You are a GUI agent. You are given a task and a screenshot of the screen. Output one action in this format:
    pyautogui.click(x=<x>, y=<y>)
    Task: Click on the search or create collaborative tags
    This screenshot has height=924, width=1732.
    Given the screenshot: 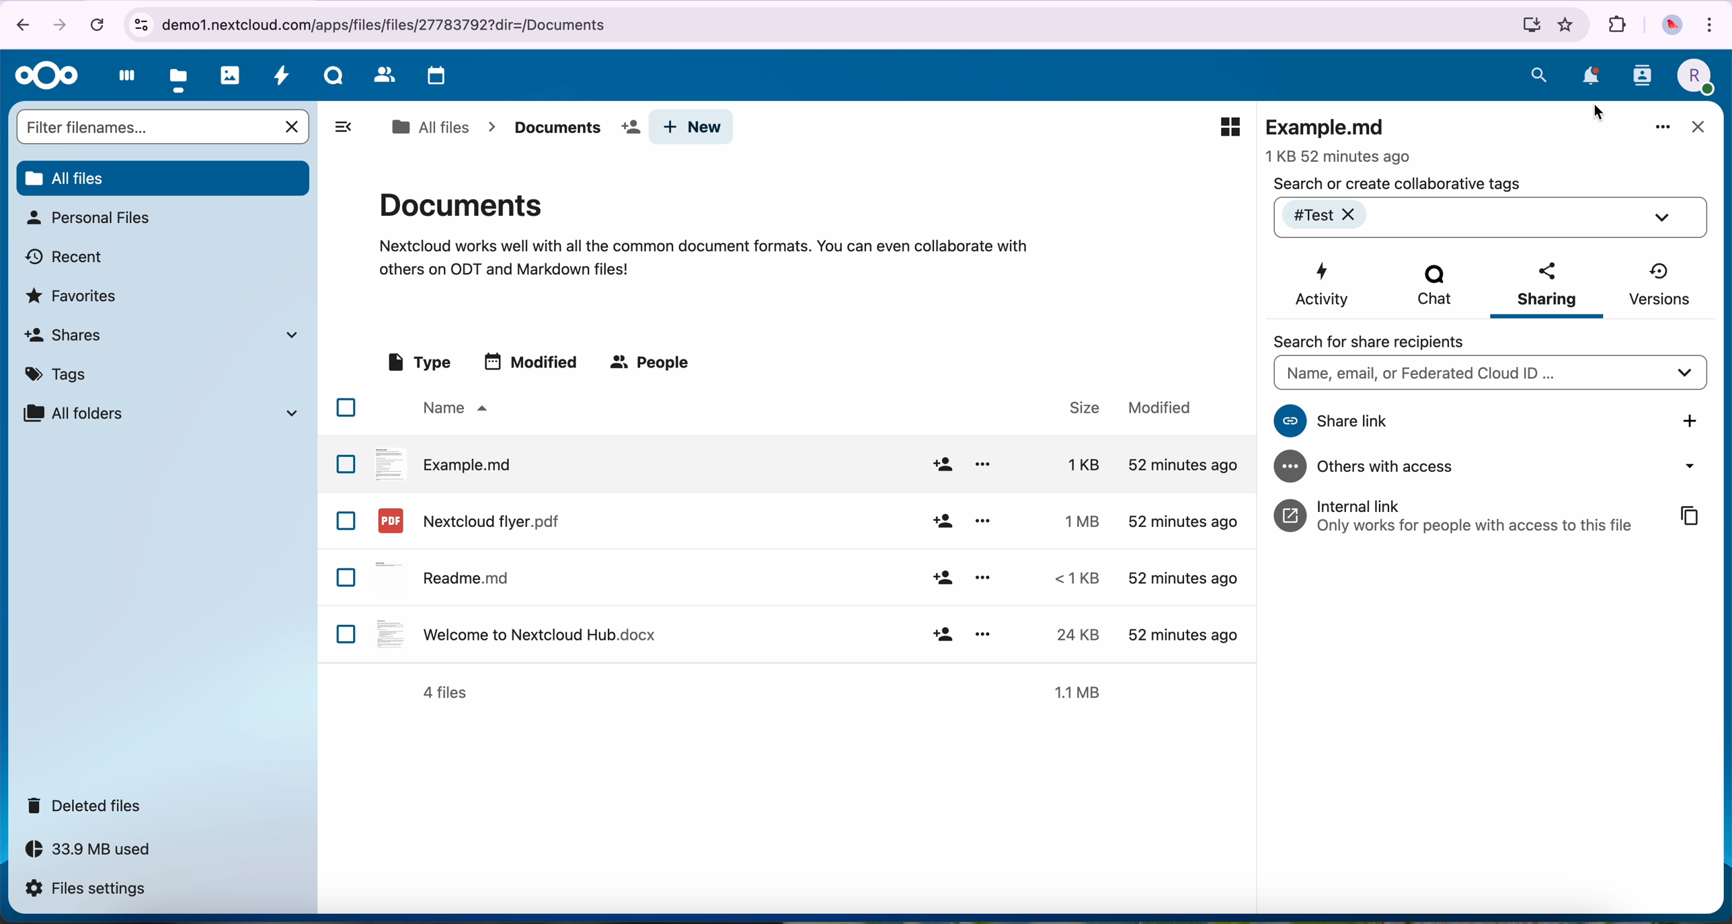 What is the action you would take?
    pyautogui.click(x=1398, y=183)
    